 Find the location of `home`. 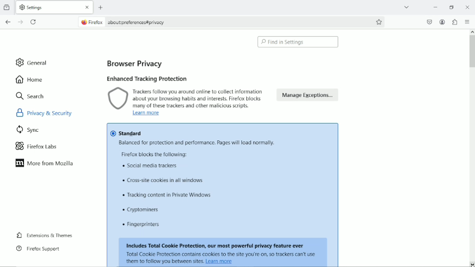

home is located at coordinates (29, 80).